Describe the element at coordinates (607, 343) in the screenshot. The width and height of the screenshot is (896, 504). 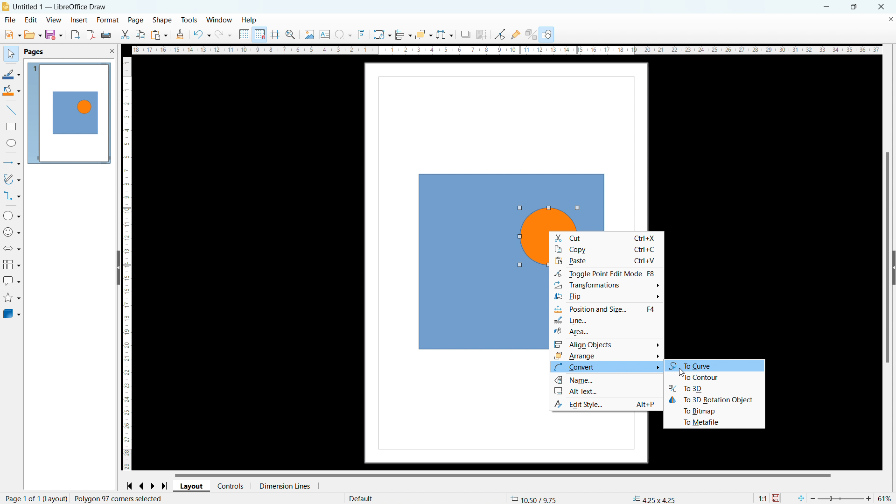
I see `align objects` at that location.